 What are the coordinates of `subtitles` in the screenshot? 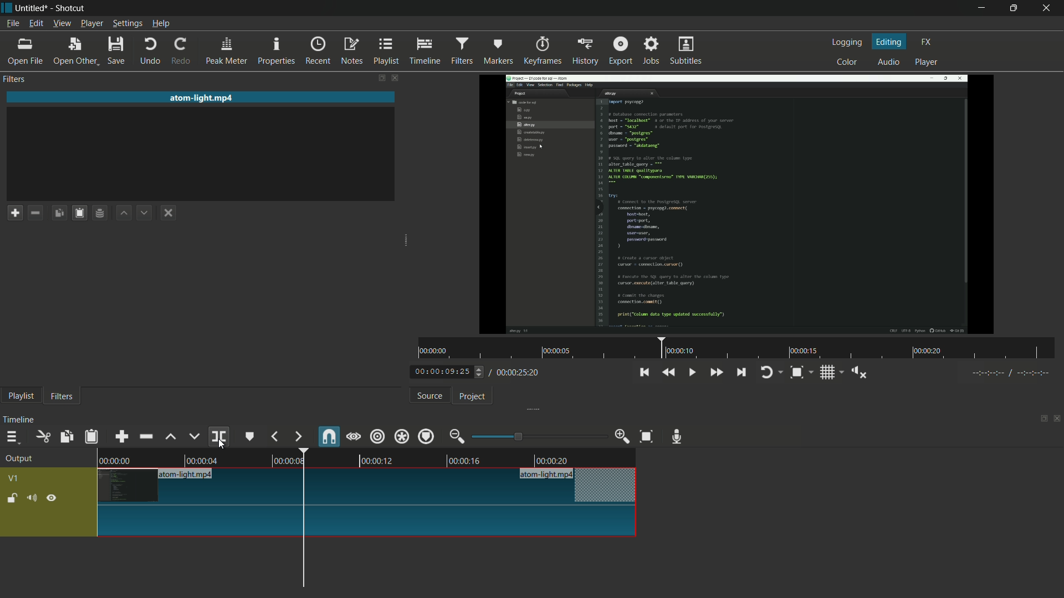 It's located at (688, 51).